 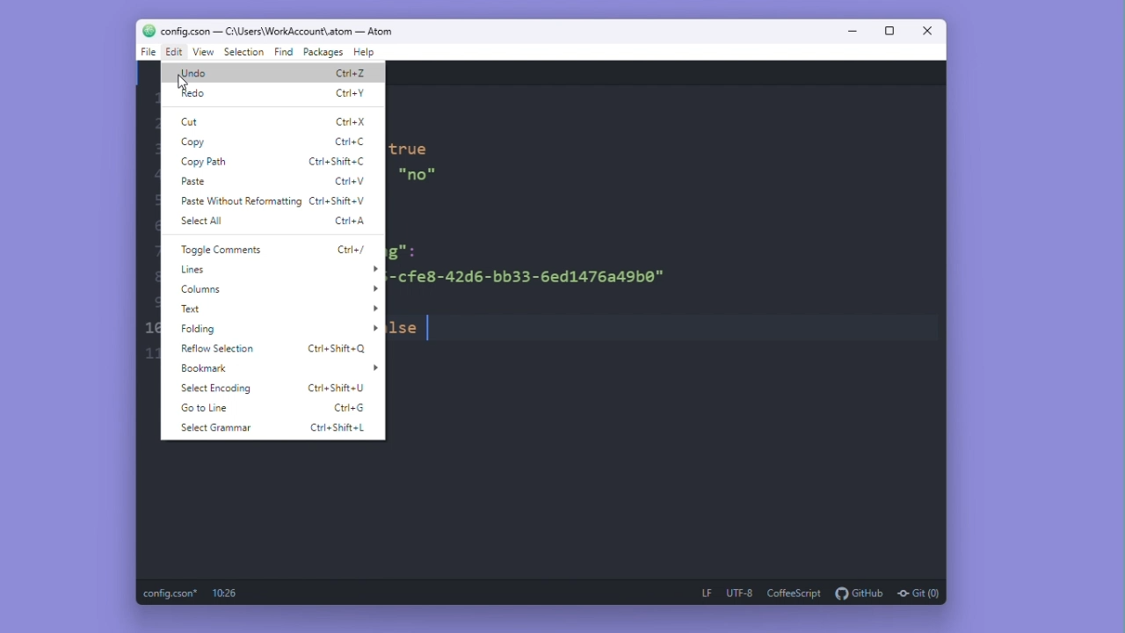 What do you see at coordinates (919, 592) in the screenshot?
I see `git(0)` at bounding box center [919, 592].